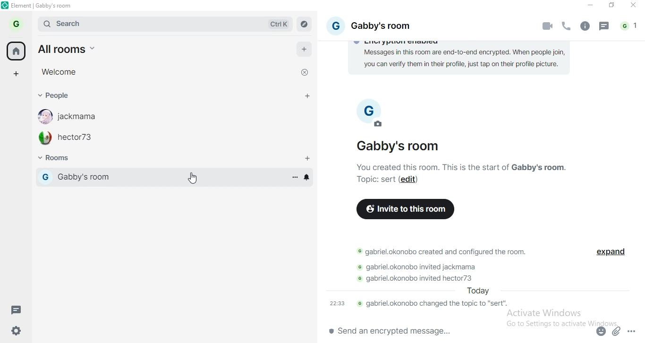  Describe the element at coordinates (335, 25) in the screenshot. I see `G` at that location.